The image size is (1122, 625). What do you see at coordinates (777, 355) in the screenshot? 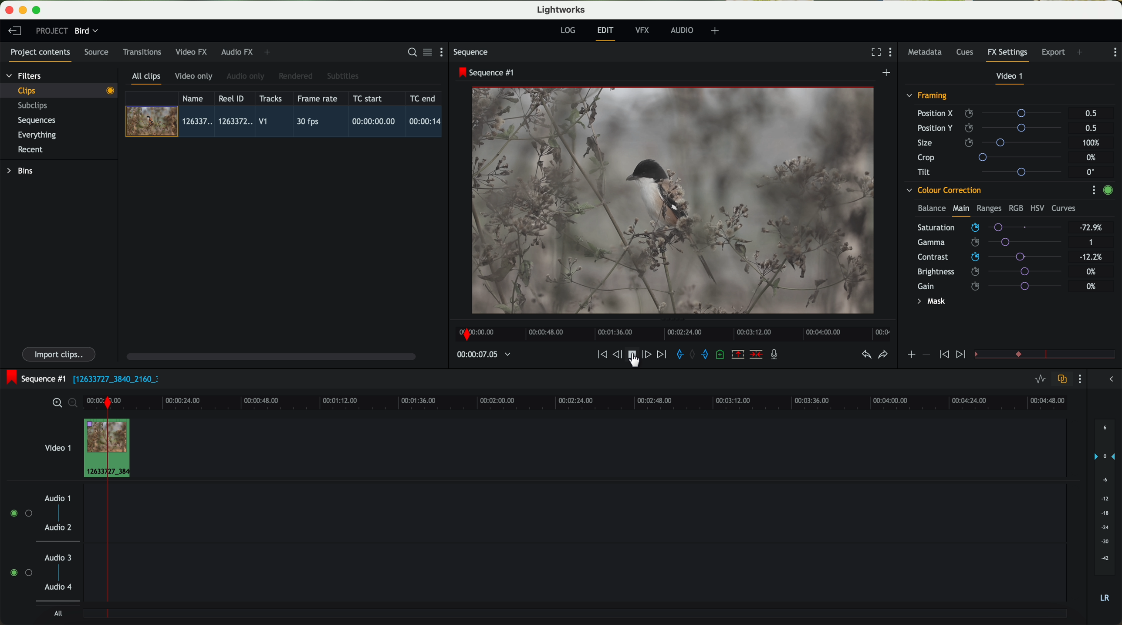
I see `record a voice-over` at bounding box center [777, 355].